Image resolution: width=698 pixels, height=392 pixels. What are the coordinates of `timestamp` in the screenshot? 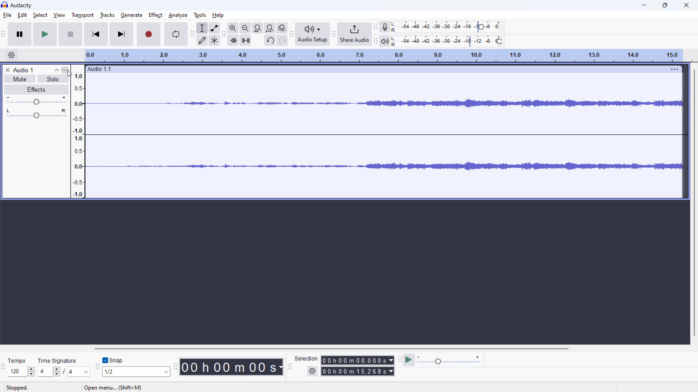 It's located at (232, 366).